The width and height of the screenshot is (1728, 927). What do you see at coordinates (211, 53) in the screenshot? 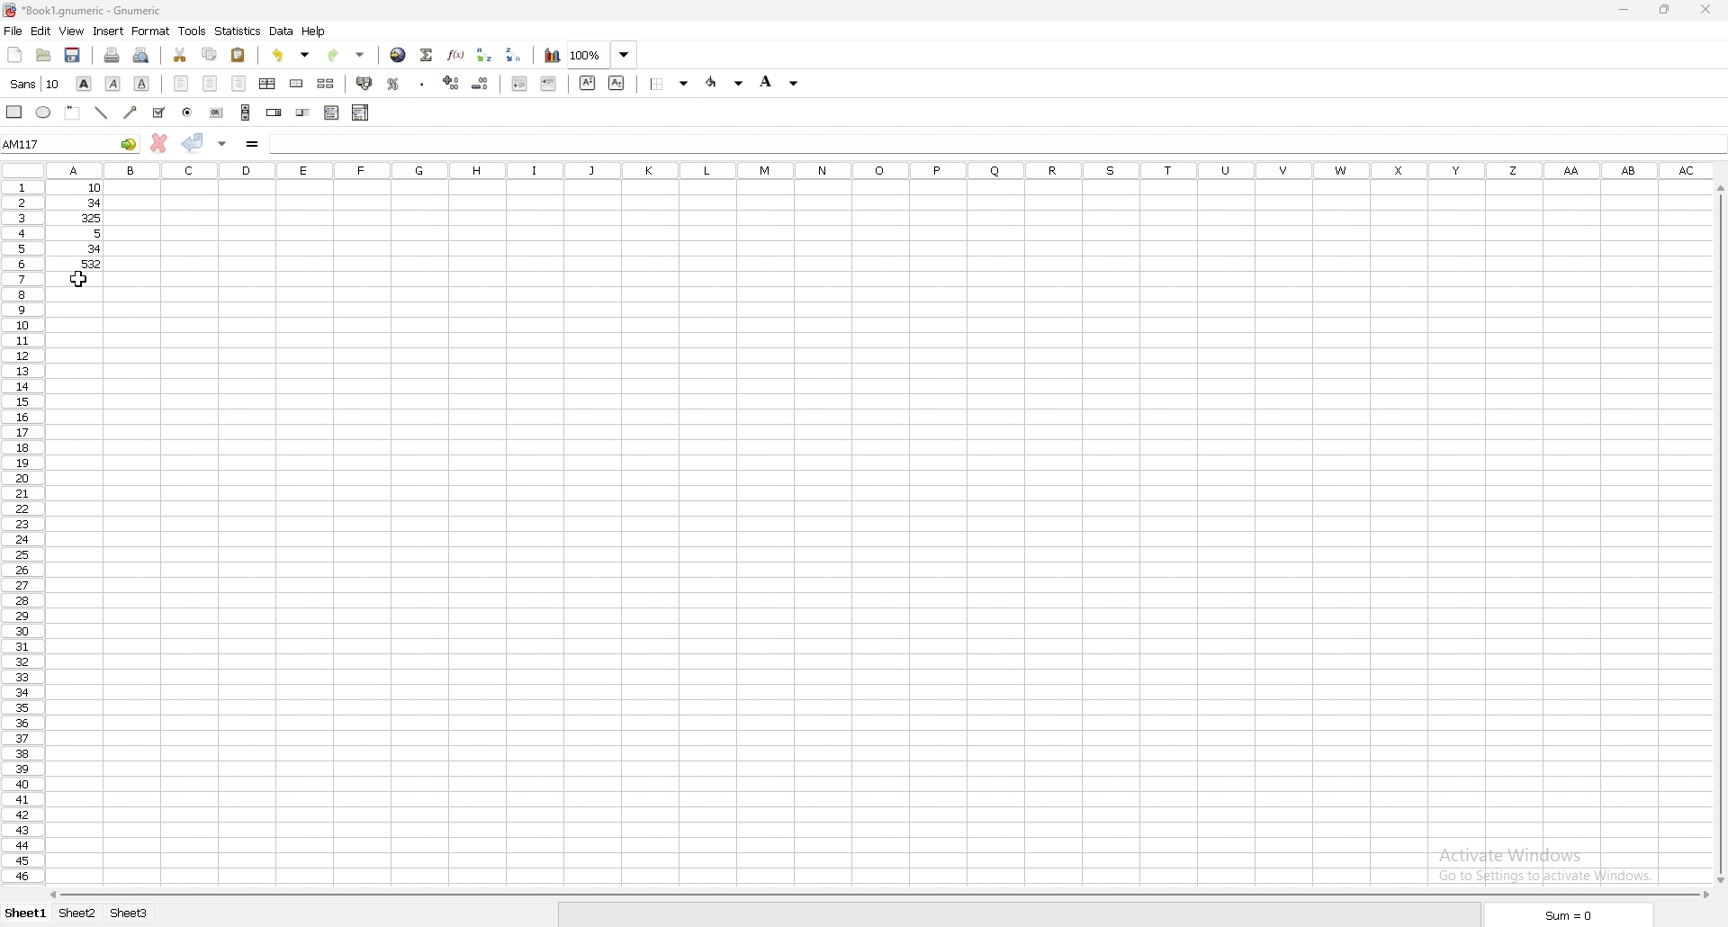
I see `copy` at bounding box center [211, 53].